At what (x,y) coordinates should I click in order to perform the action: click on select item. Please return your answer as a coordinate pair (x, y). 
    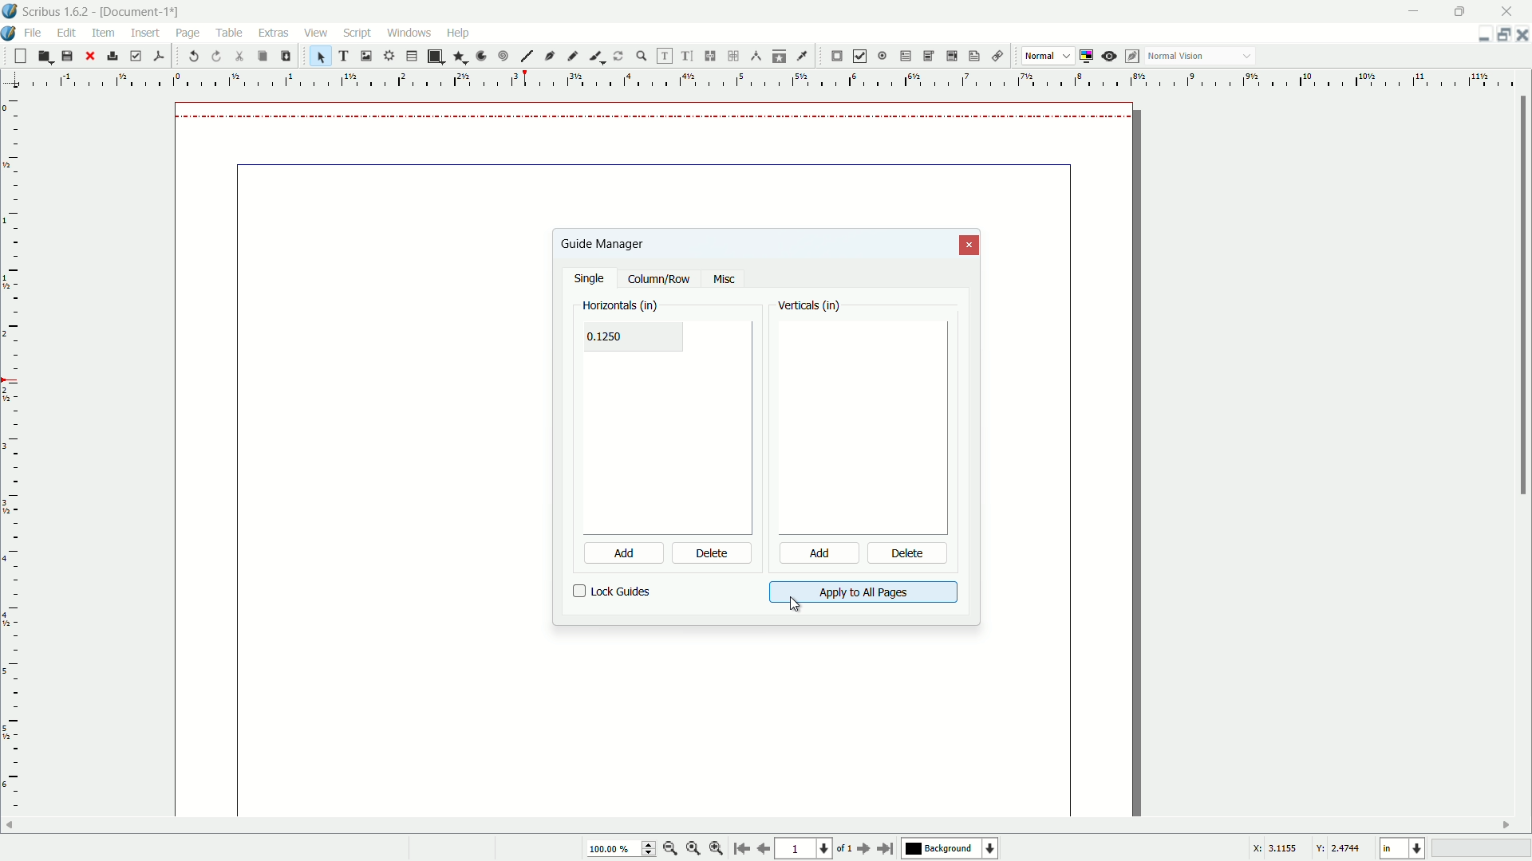
    Looking at the image, I should click on (321, 56).